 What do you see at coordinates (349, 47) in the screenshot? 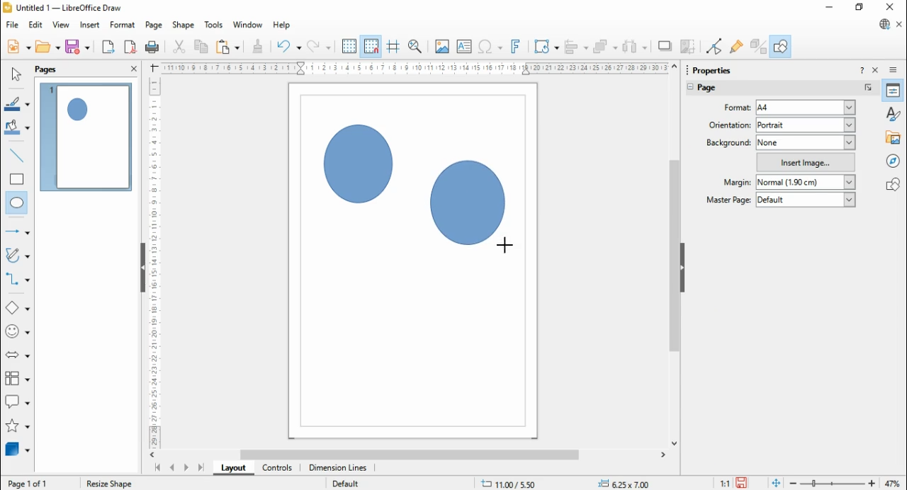
I see `display grid` at bounding box center [349, 47].